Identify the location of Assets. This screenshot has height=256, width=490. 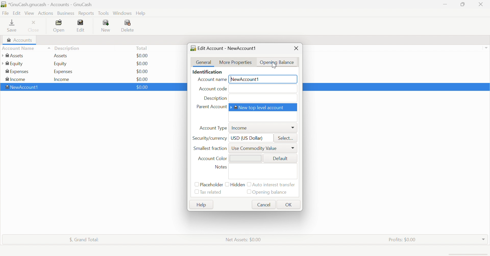
(63, 56).